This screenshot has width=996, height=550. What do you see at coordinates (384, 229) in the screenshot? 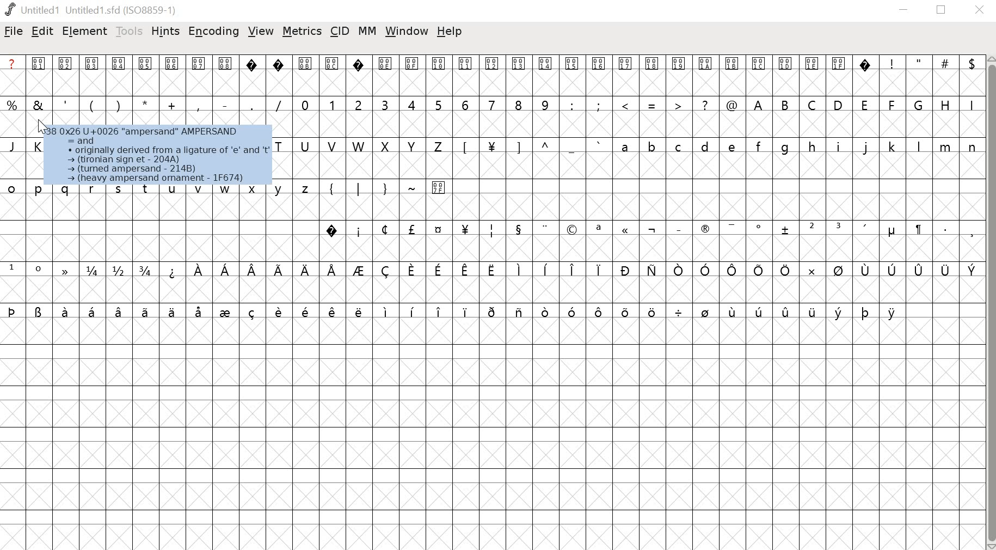
I see `symbol` at bounding box center [384, 229].